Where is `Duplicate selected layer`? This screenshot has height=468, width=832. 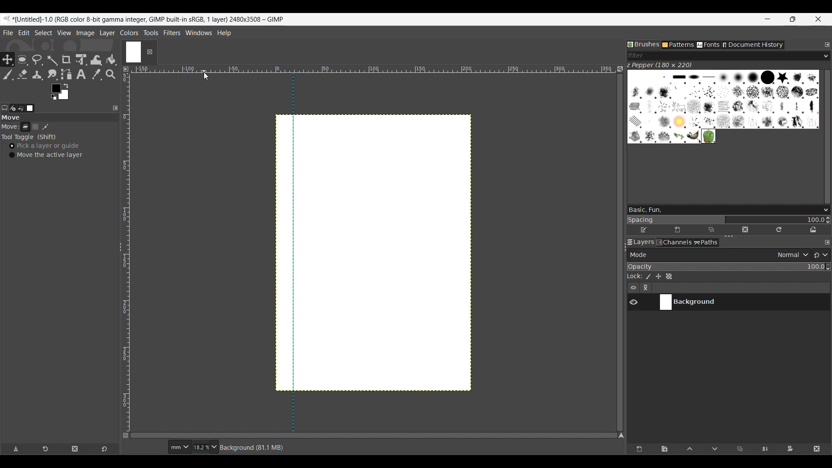 Duplicate selected layer is located at coordinates (740, 449).